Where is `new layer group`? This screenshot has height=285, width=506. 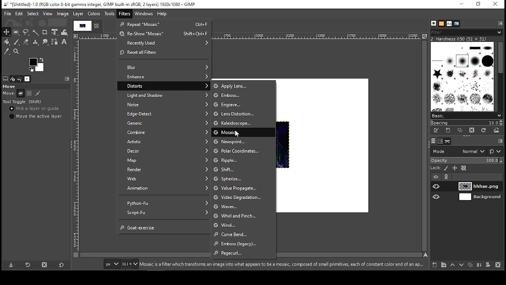 new layer group is located at coordinates (444, 265).